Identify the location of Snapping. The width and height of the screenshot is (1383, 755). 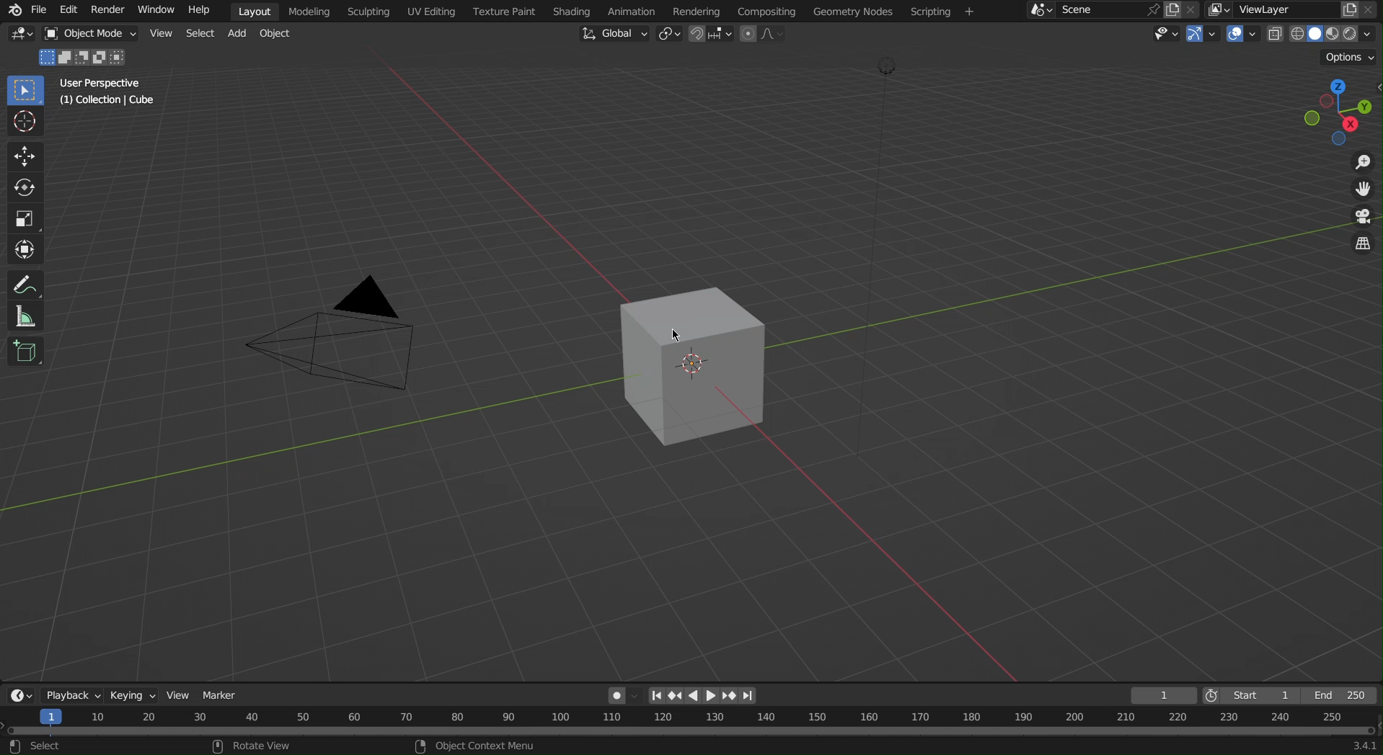
(711, 35).